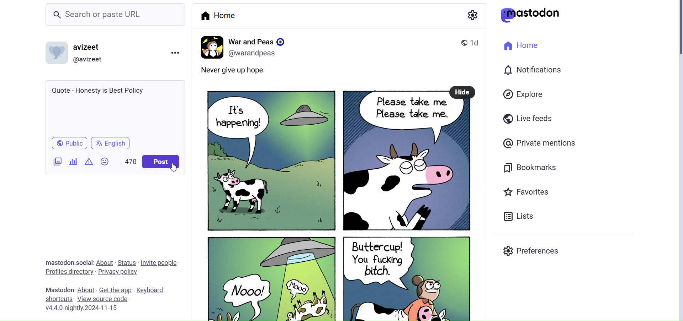 This screenshot has height=321, width=683. What do you see at coordinates (58, 299) in the screenshot?
I see `Shortcuts` at bounding box center [58, 299].